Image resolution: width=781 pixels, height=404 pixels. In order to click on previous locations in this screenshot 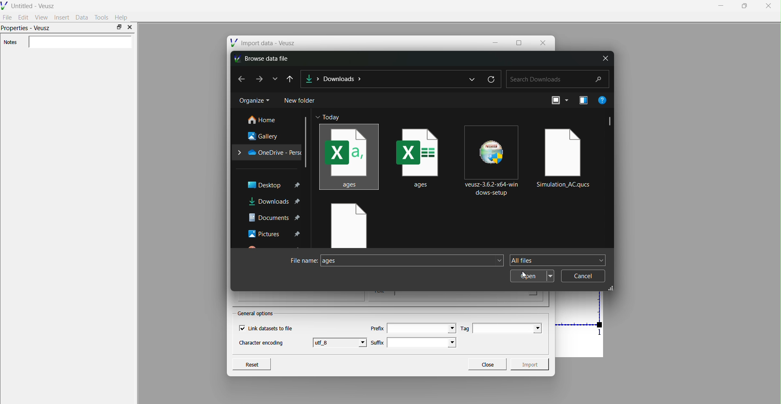, I will do `click(473, 79)`.